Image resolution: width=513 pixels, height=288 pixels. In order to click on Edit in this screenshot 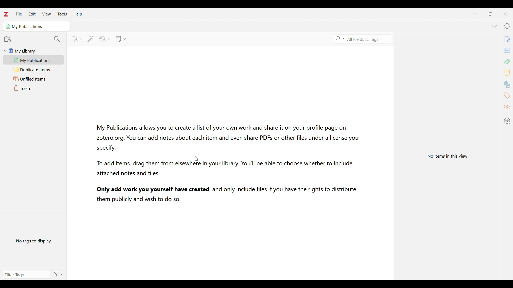, I will do `click(32, 14)`.